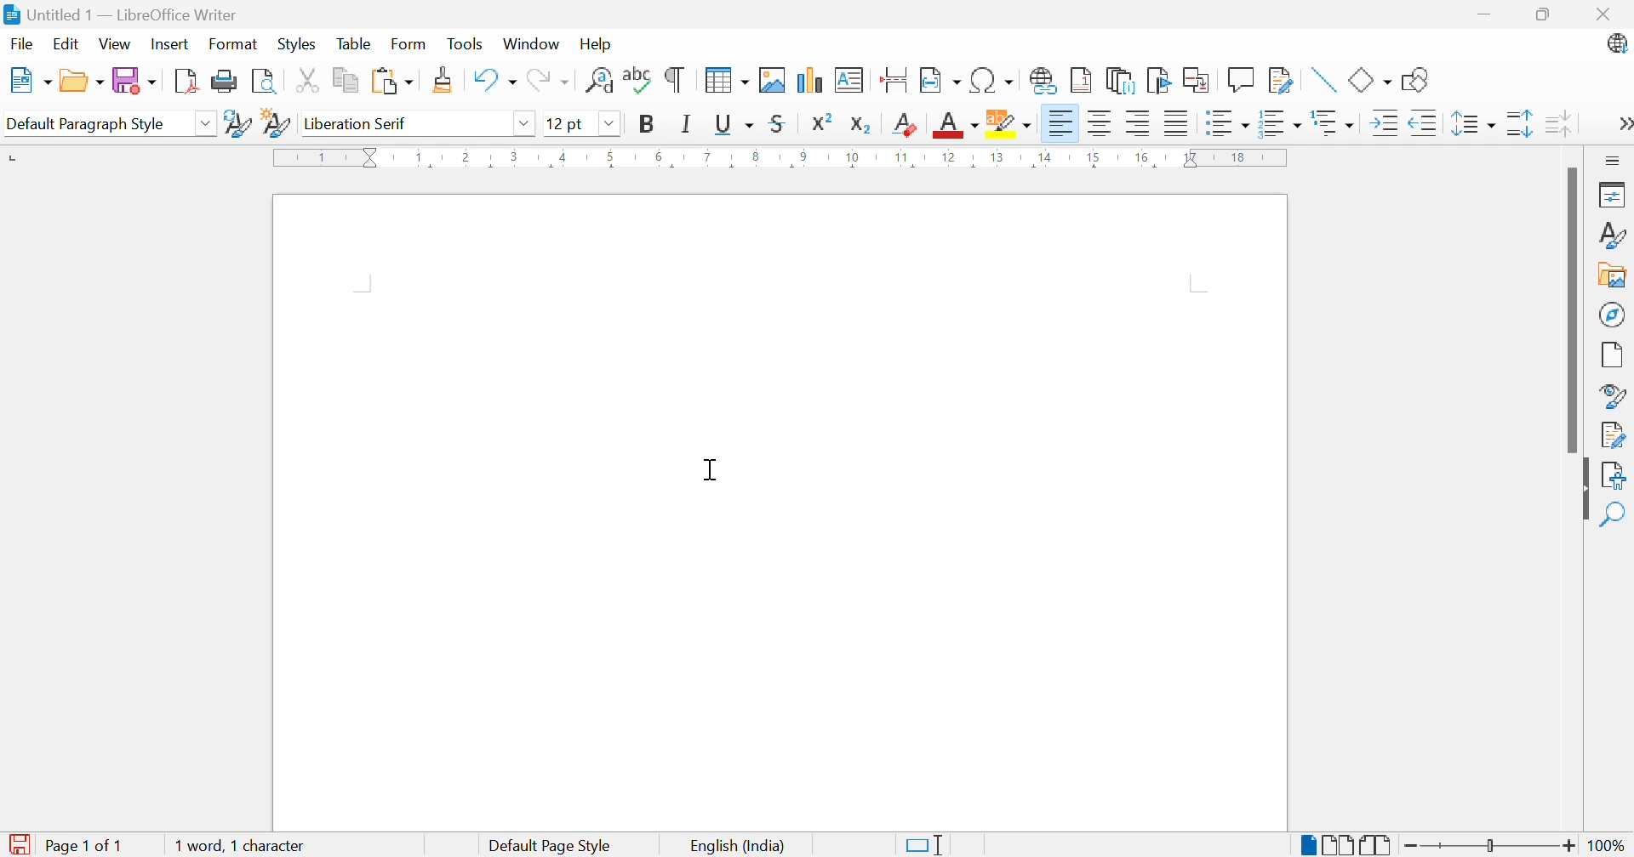  I want to click on Cut, so click(311, 82).